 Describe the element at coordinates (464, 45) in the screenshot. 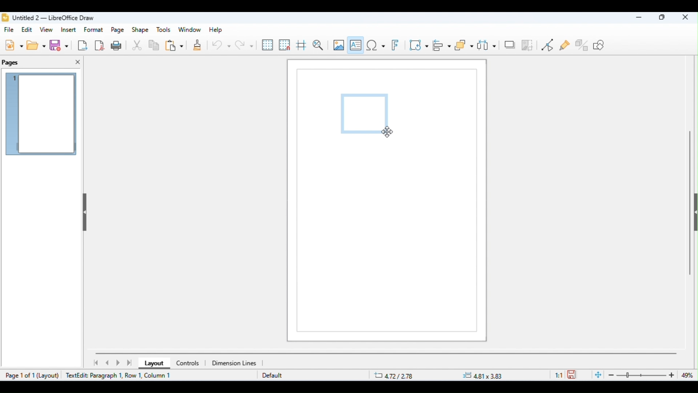

I see `arrange` at that location.